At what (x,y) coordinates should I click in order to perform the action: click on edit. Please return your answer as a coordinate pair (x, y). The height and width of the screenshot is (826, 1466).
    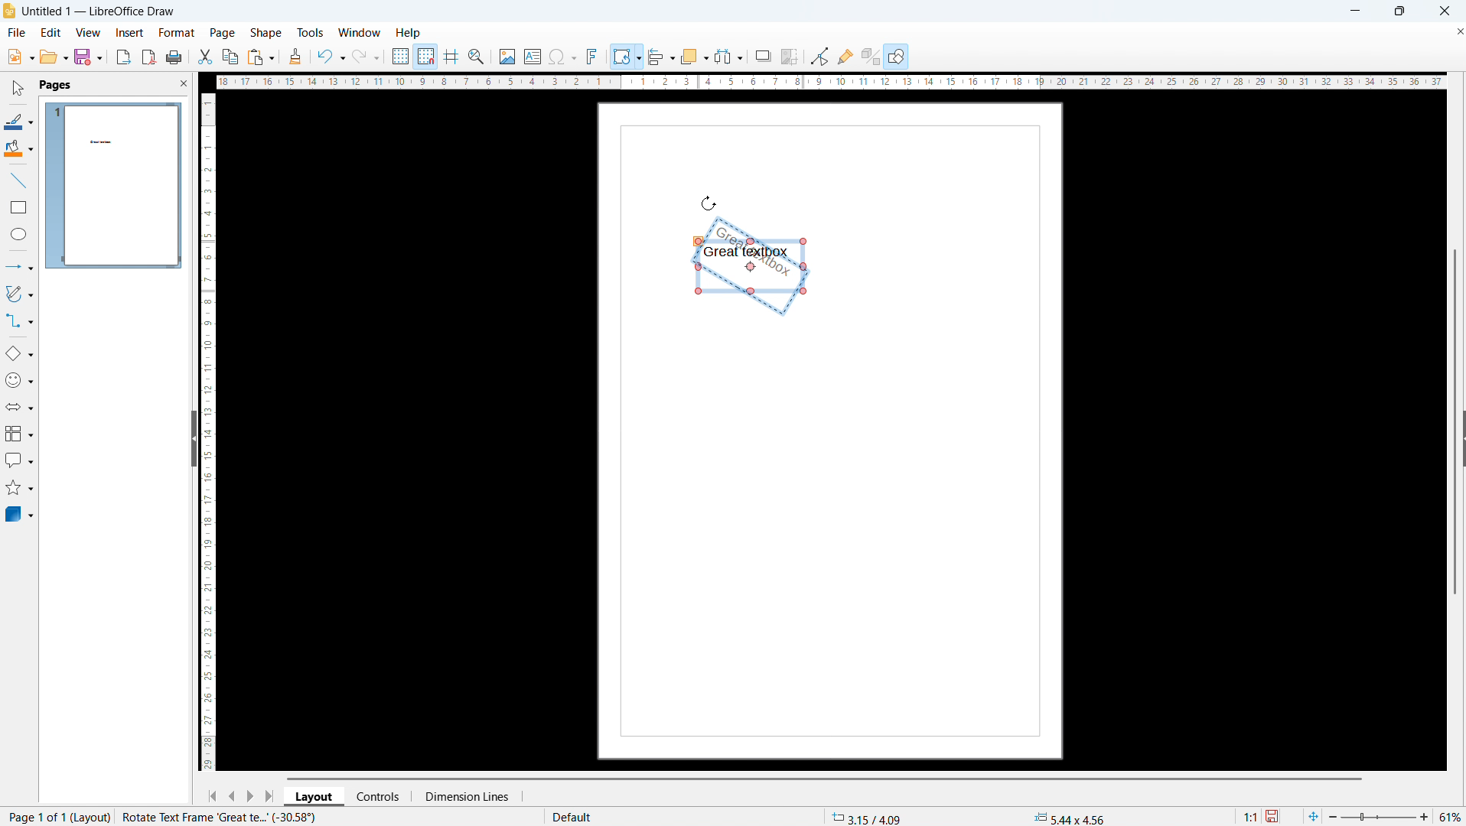
    Looking at the image, I should click on (50, 32).